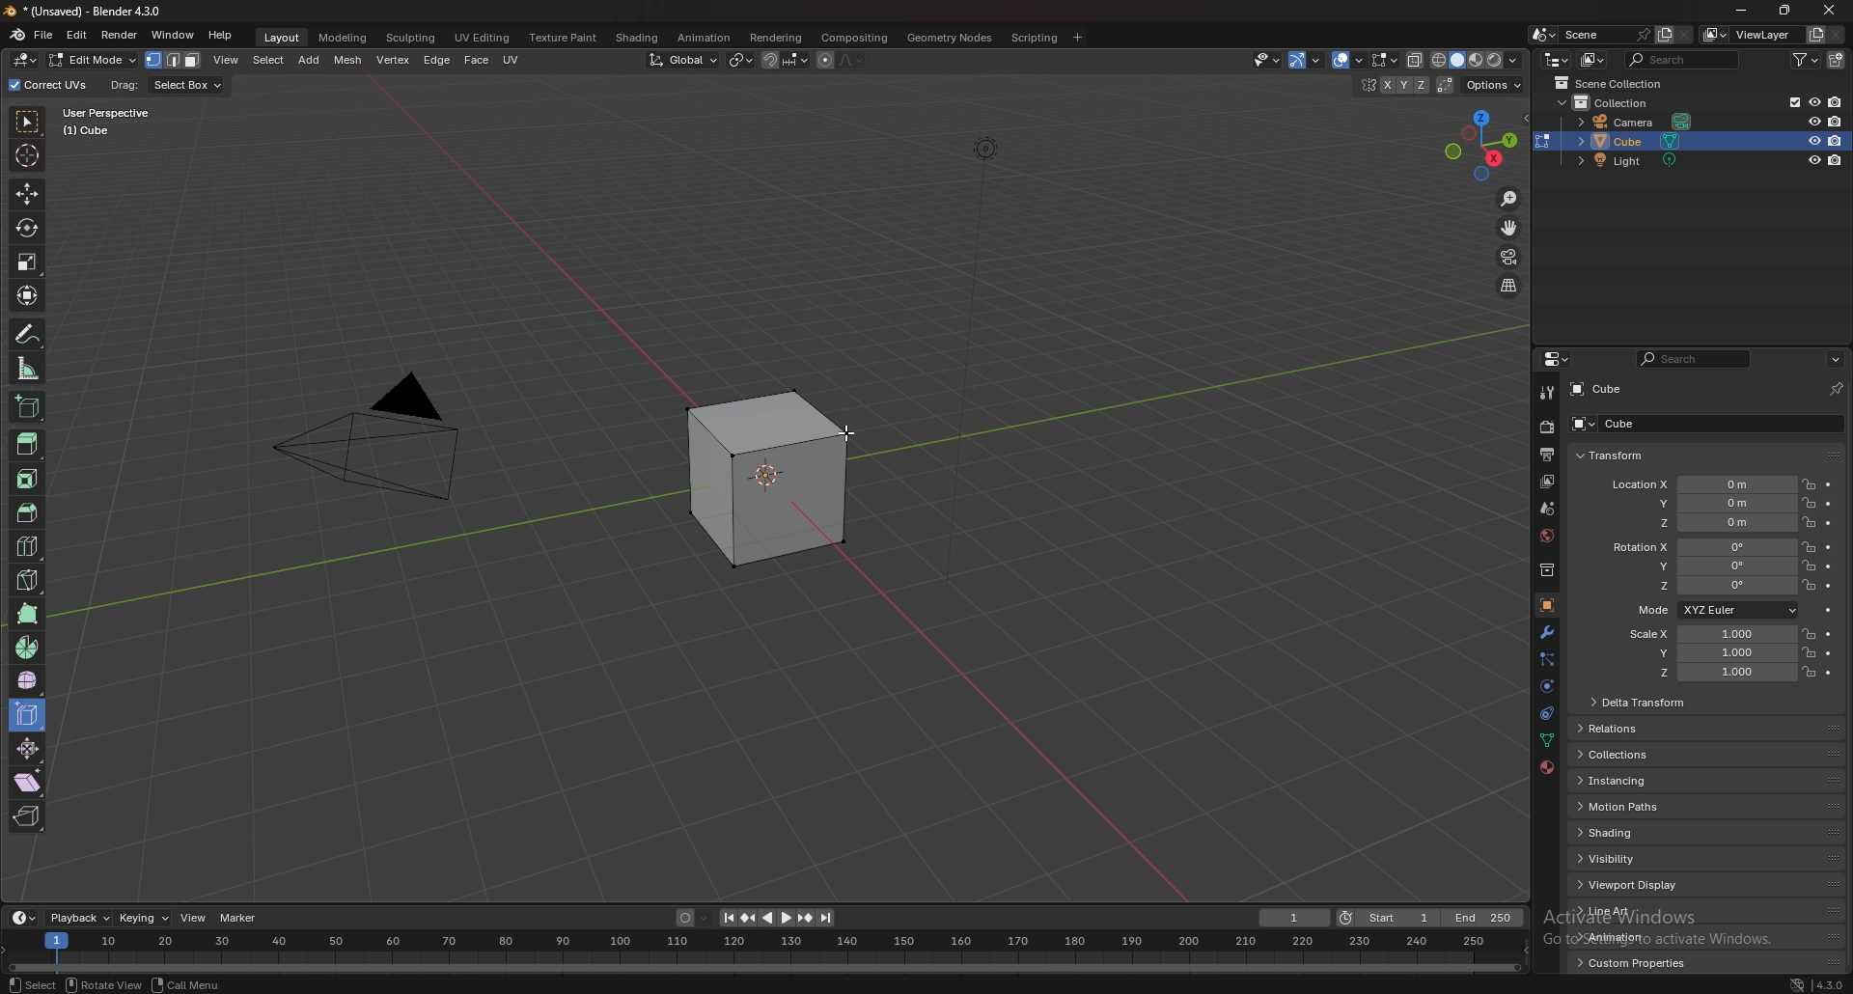 This screenshot has height=994, width=1853. What do you see at coordinates (1710, 587) in the screenshot?
I see `rotation z` at bounding box center [1710, 587].